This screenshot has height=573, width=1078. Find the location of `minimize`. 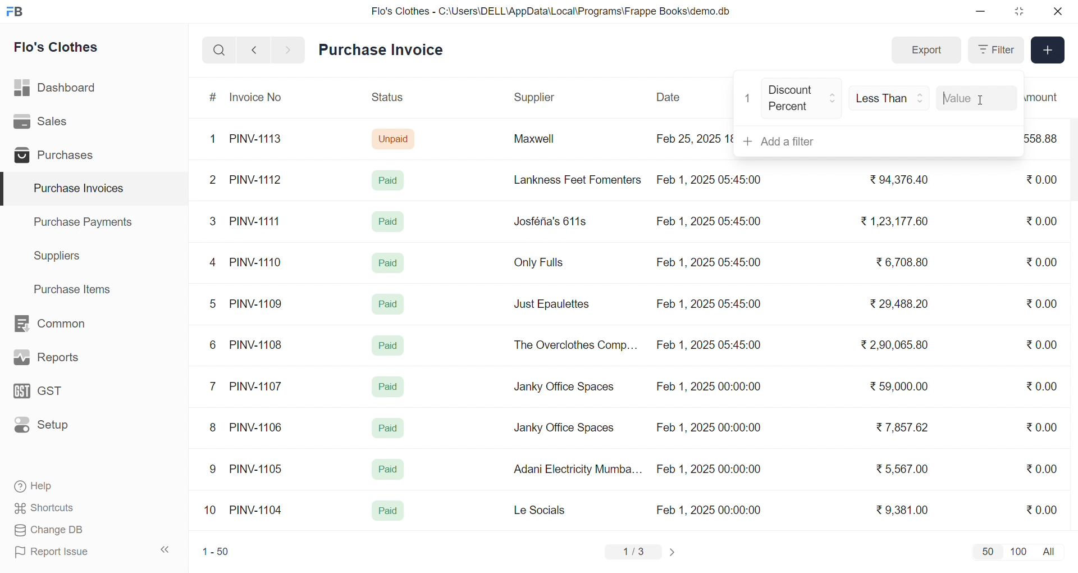

minimize is located at coordinates (981, 12).